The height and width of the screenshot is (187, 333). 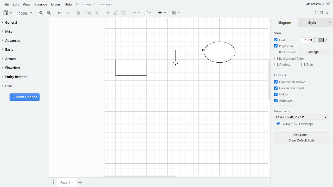 I want to click on Undo, so click(x=59, y=13).